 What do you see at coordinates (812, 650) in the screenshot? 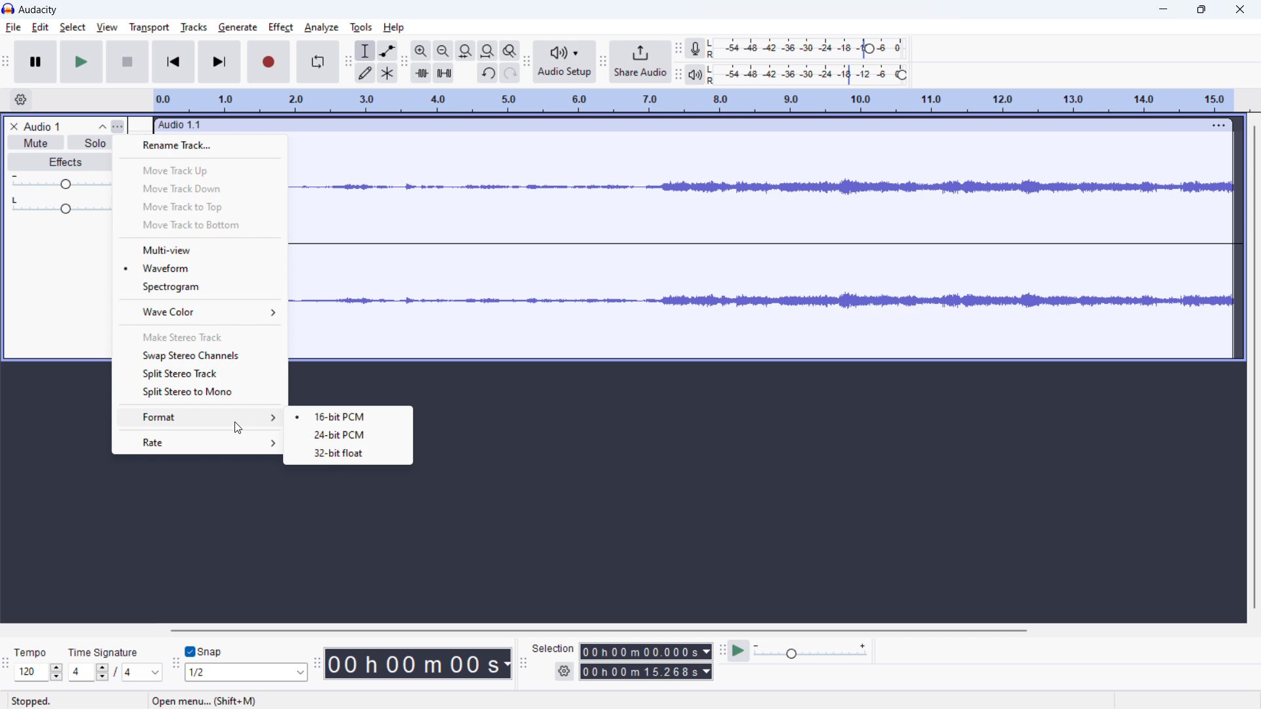
I see `playback speed` at bounding box center [812, 650].